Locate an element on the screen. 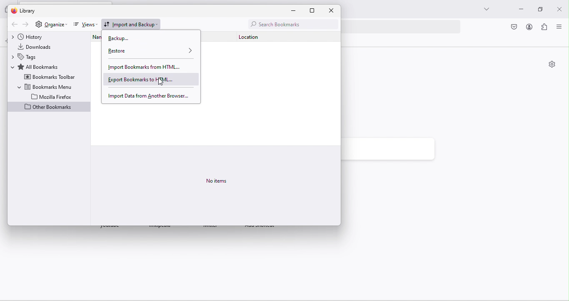 The image size is (569, 301). tags is located at coordinates (28, 57).